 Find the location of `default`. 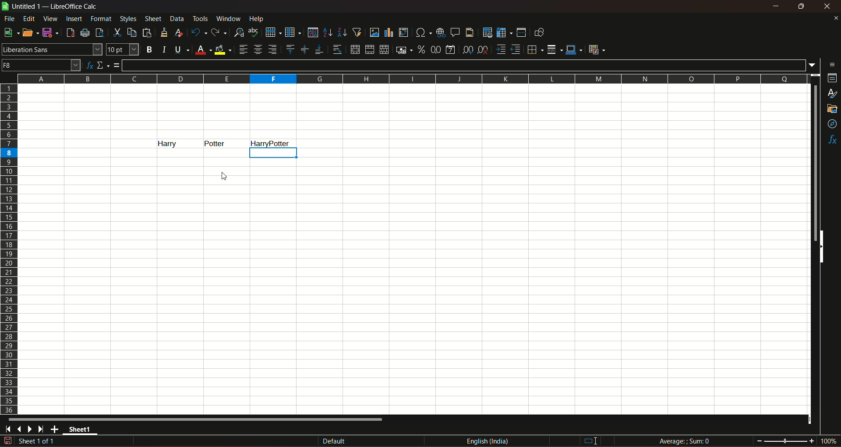

default is located at coordinates (334, 442).